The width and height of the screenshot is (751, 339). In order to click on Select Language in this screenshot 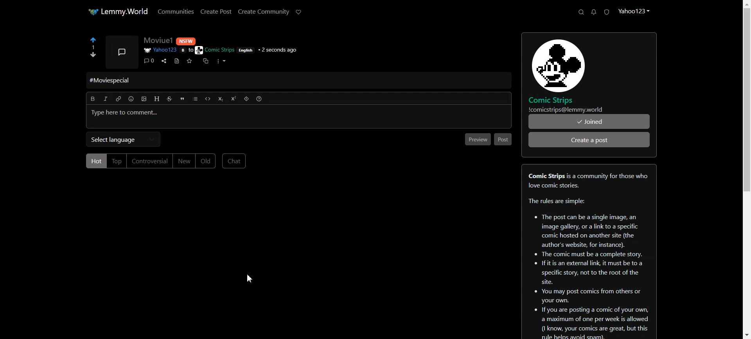, I will do `click(123, 140)`.